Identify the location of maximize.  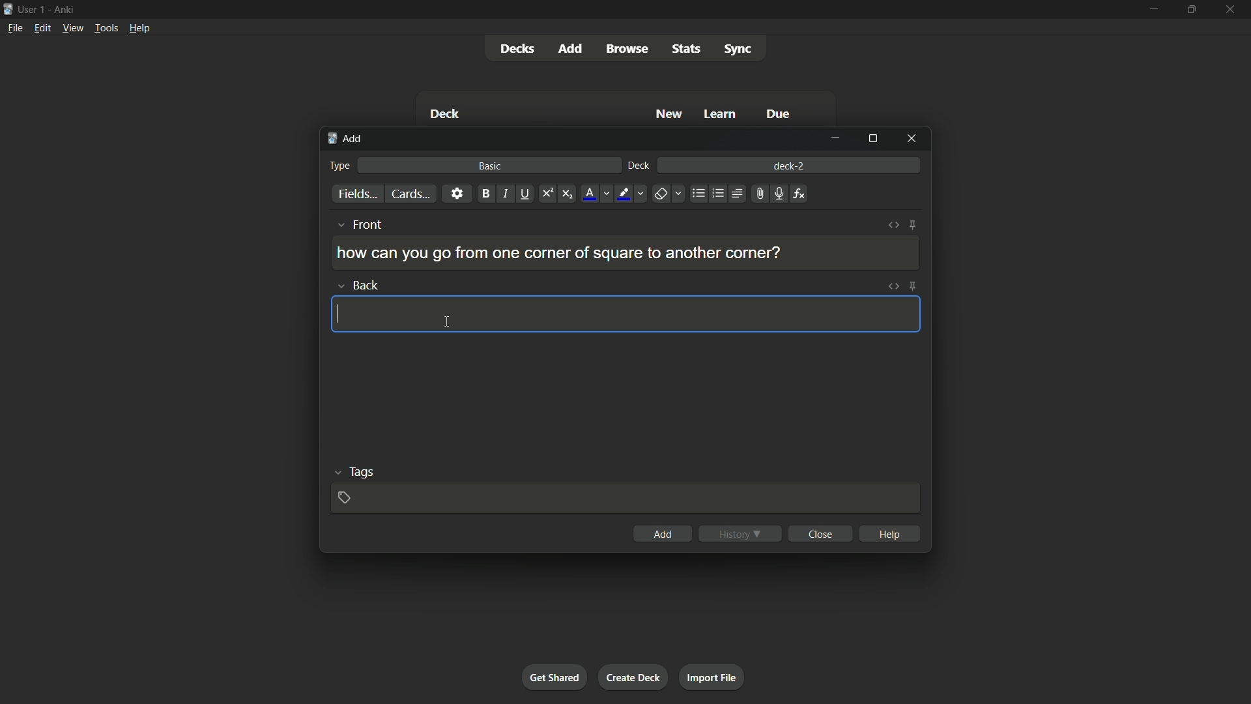
(874, 138).